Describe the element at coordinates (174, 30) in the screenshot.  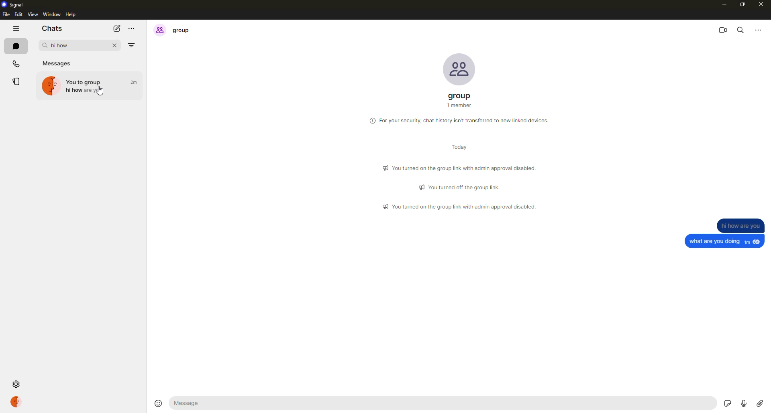
I see `group` at that location.